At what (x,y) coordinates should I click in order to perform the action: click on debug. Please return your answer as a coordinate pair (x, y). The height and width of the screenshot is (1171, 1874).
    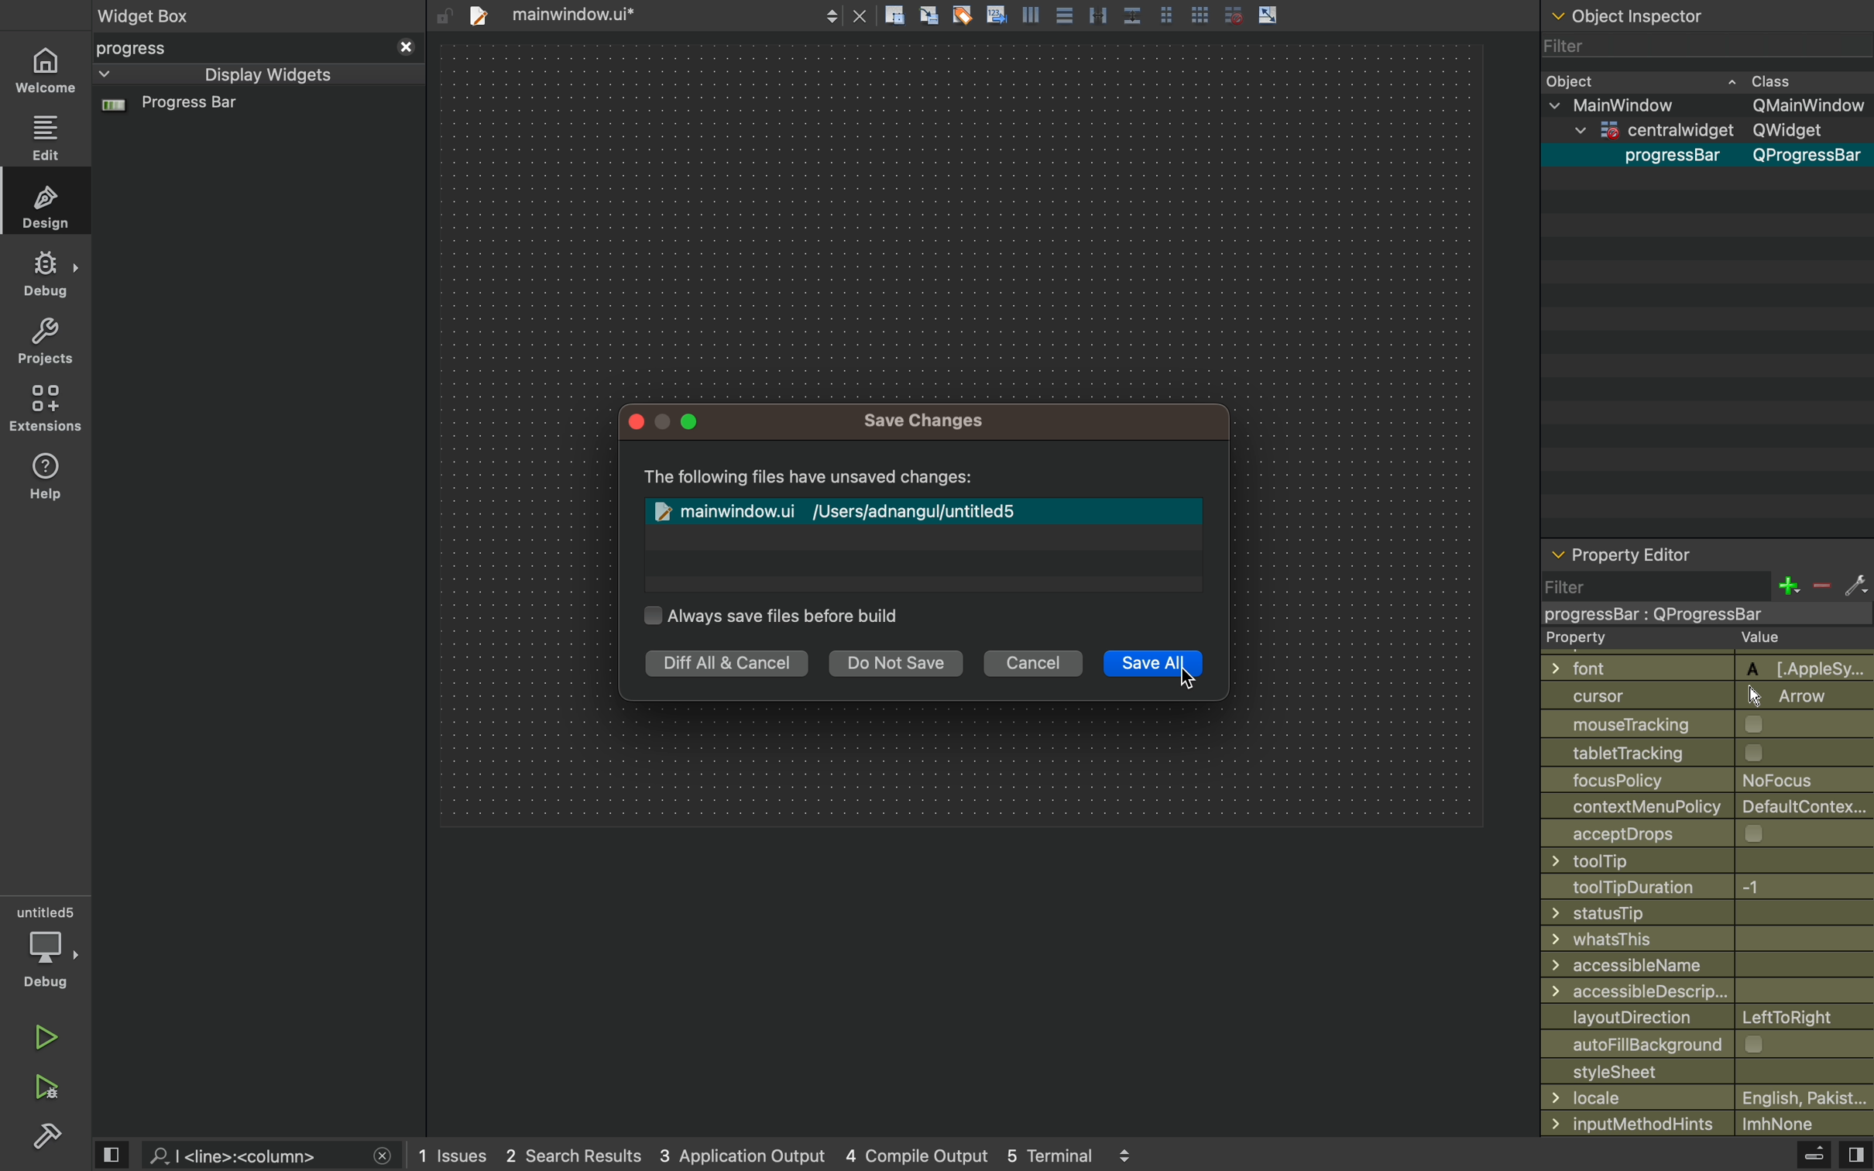
    Looking at the image, I should click on (47, 273).